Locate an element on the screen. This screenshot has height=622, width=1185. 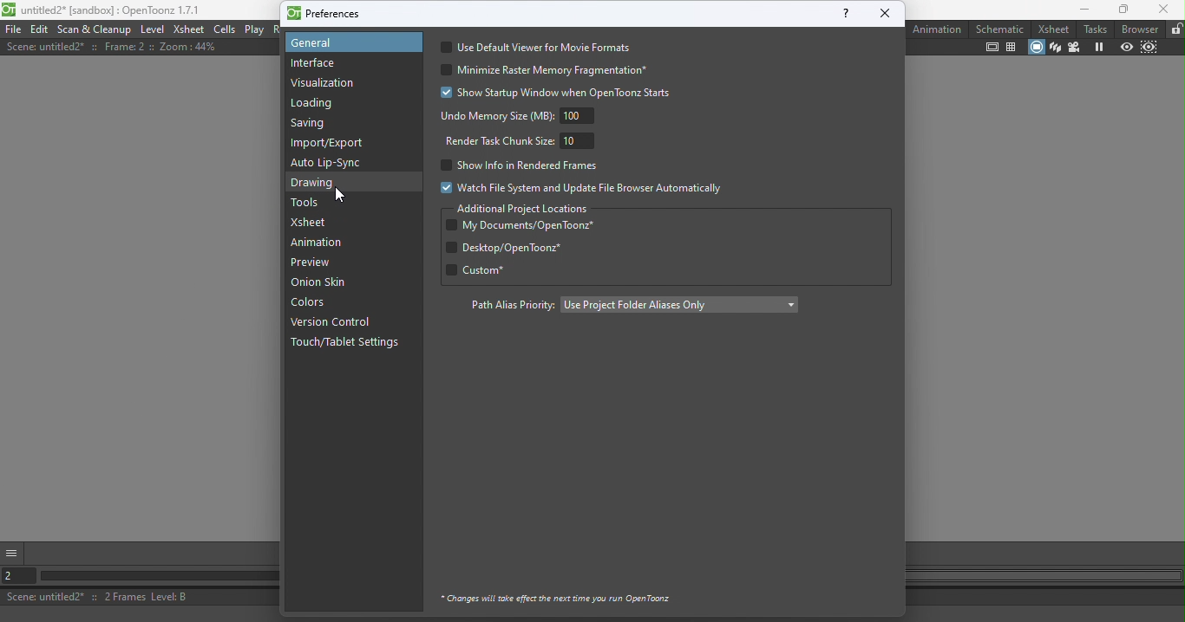
Interface is located at coordinates (312, 63).